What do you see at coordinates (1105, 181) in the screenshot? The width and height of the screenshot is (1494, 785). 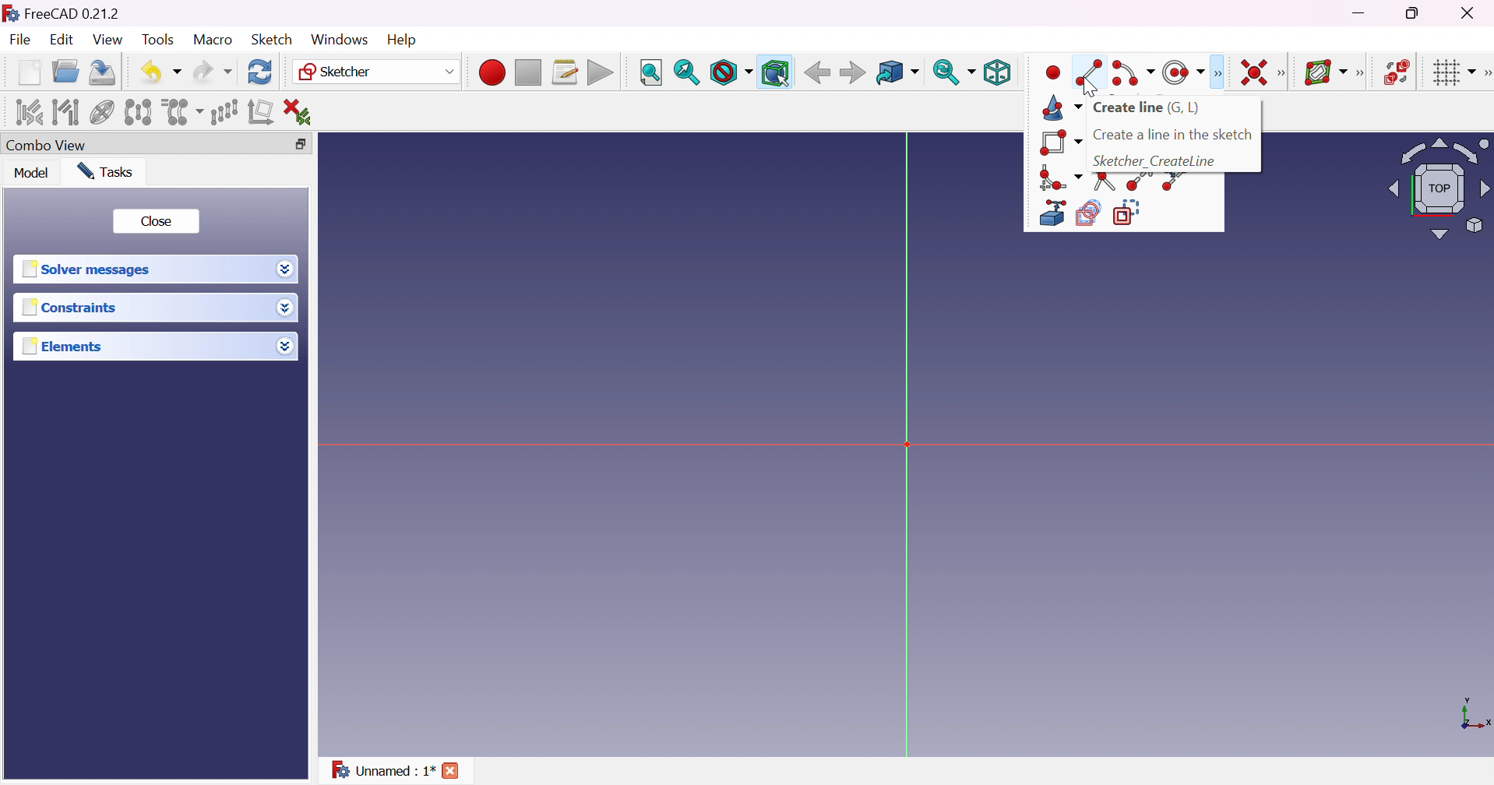 I see `Trim edge` at bounding box center [1105, 181].